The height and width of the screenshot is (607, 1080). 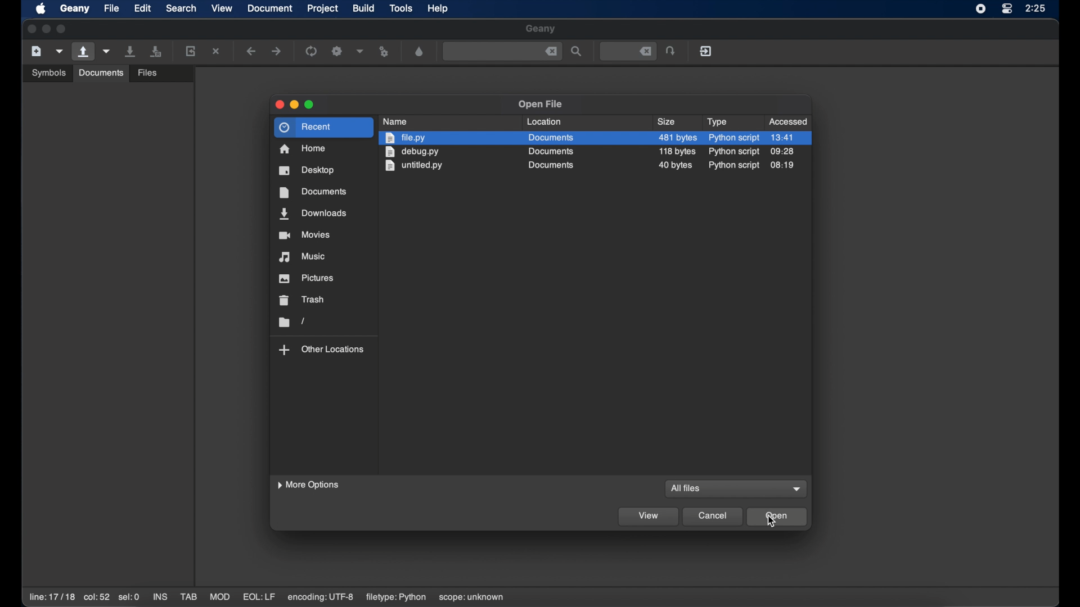 What do you see at coordinates (420, 51) in the screenshot?
I see `color looser dialog` at bounding box center [420, 51].